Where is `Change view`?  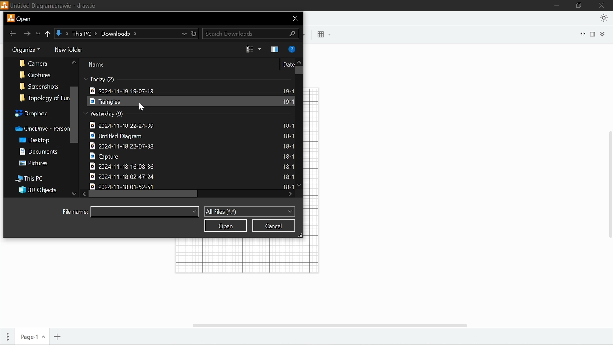
Change view is located at coordinates (249, 49).